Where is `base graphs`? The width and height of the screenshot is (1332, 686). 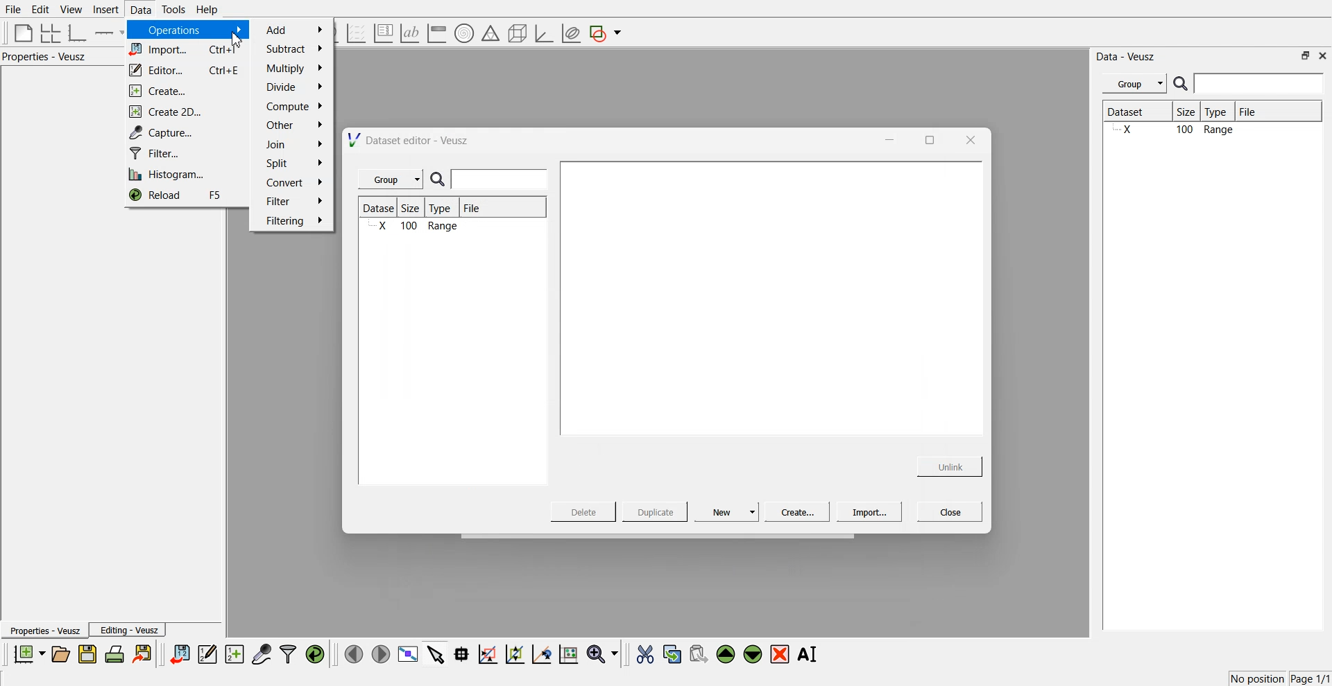
base graphs is located at coordinates (78, 33).